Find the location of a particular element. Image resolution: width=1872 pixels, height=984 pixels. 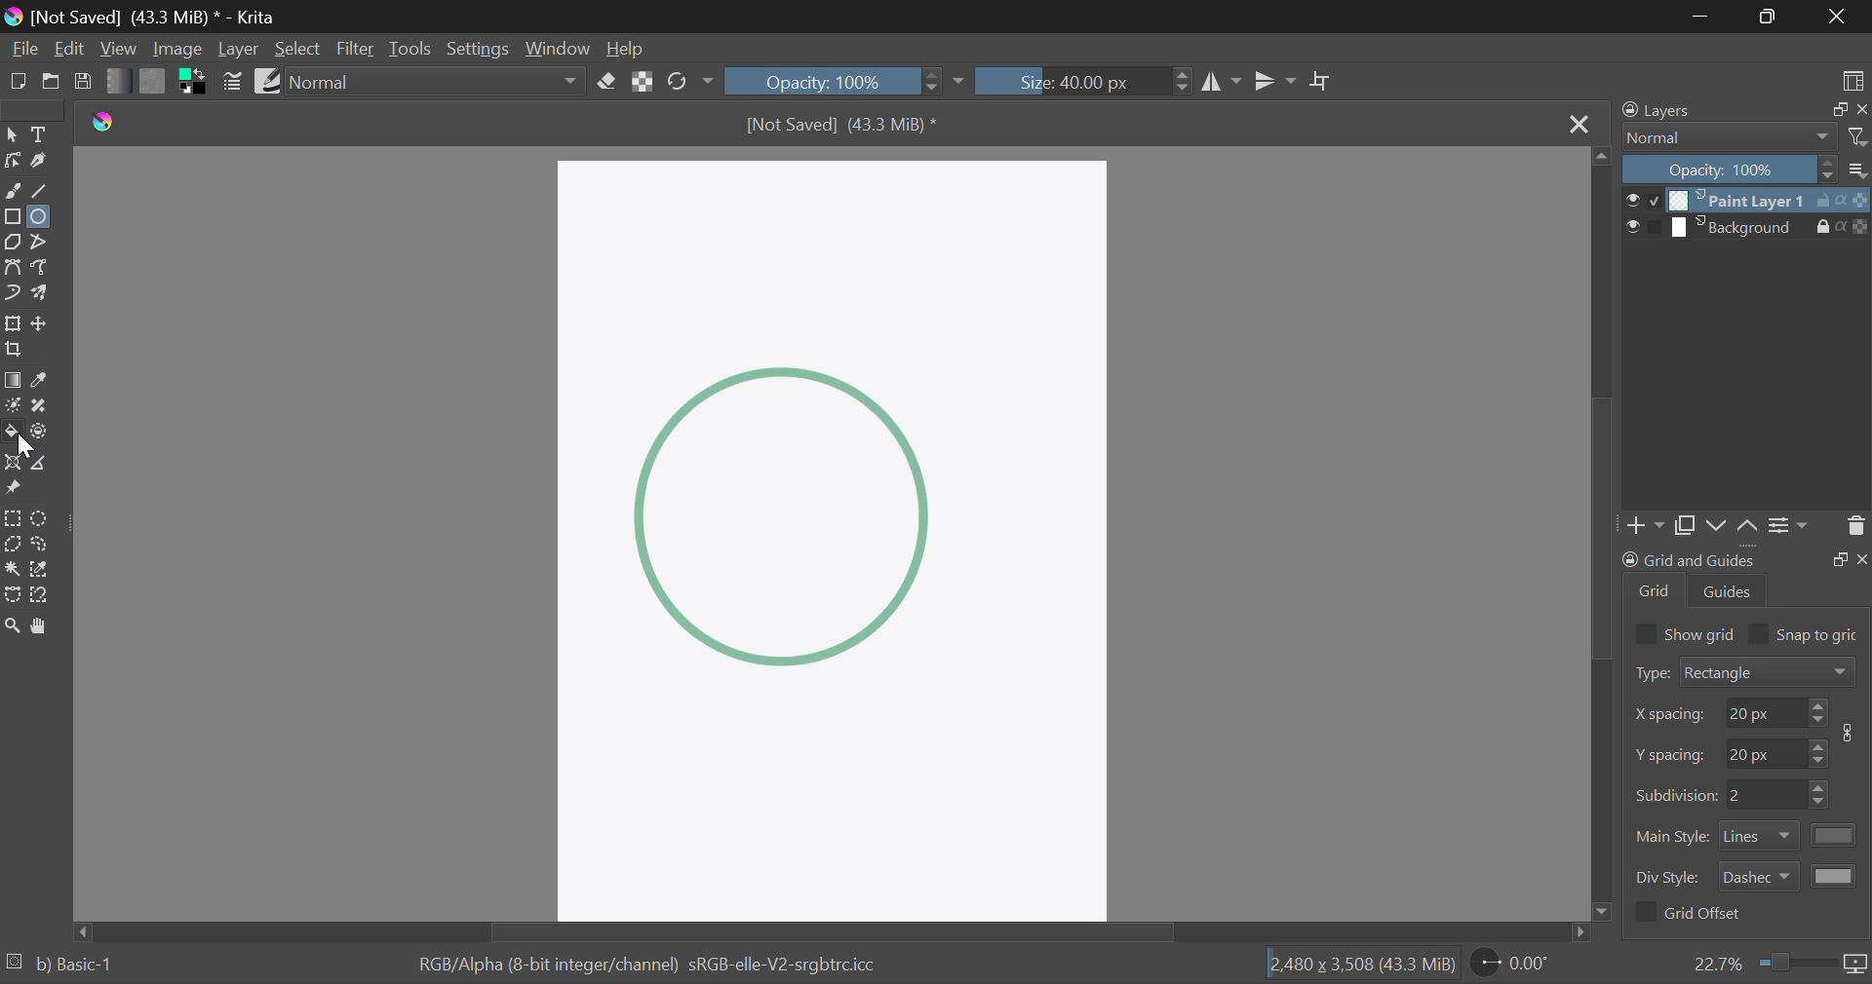

Smart Patch Tool is located at coordinates (40, 406).